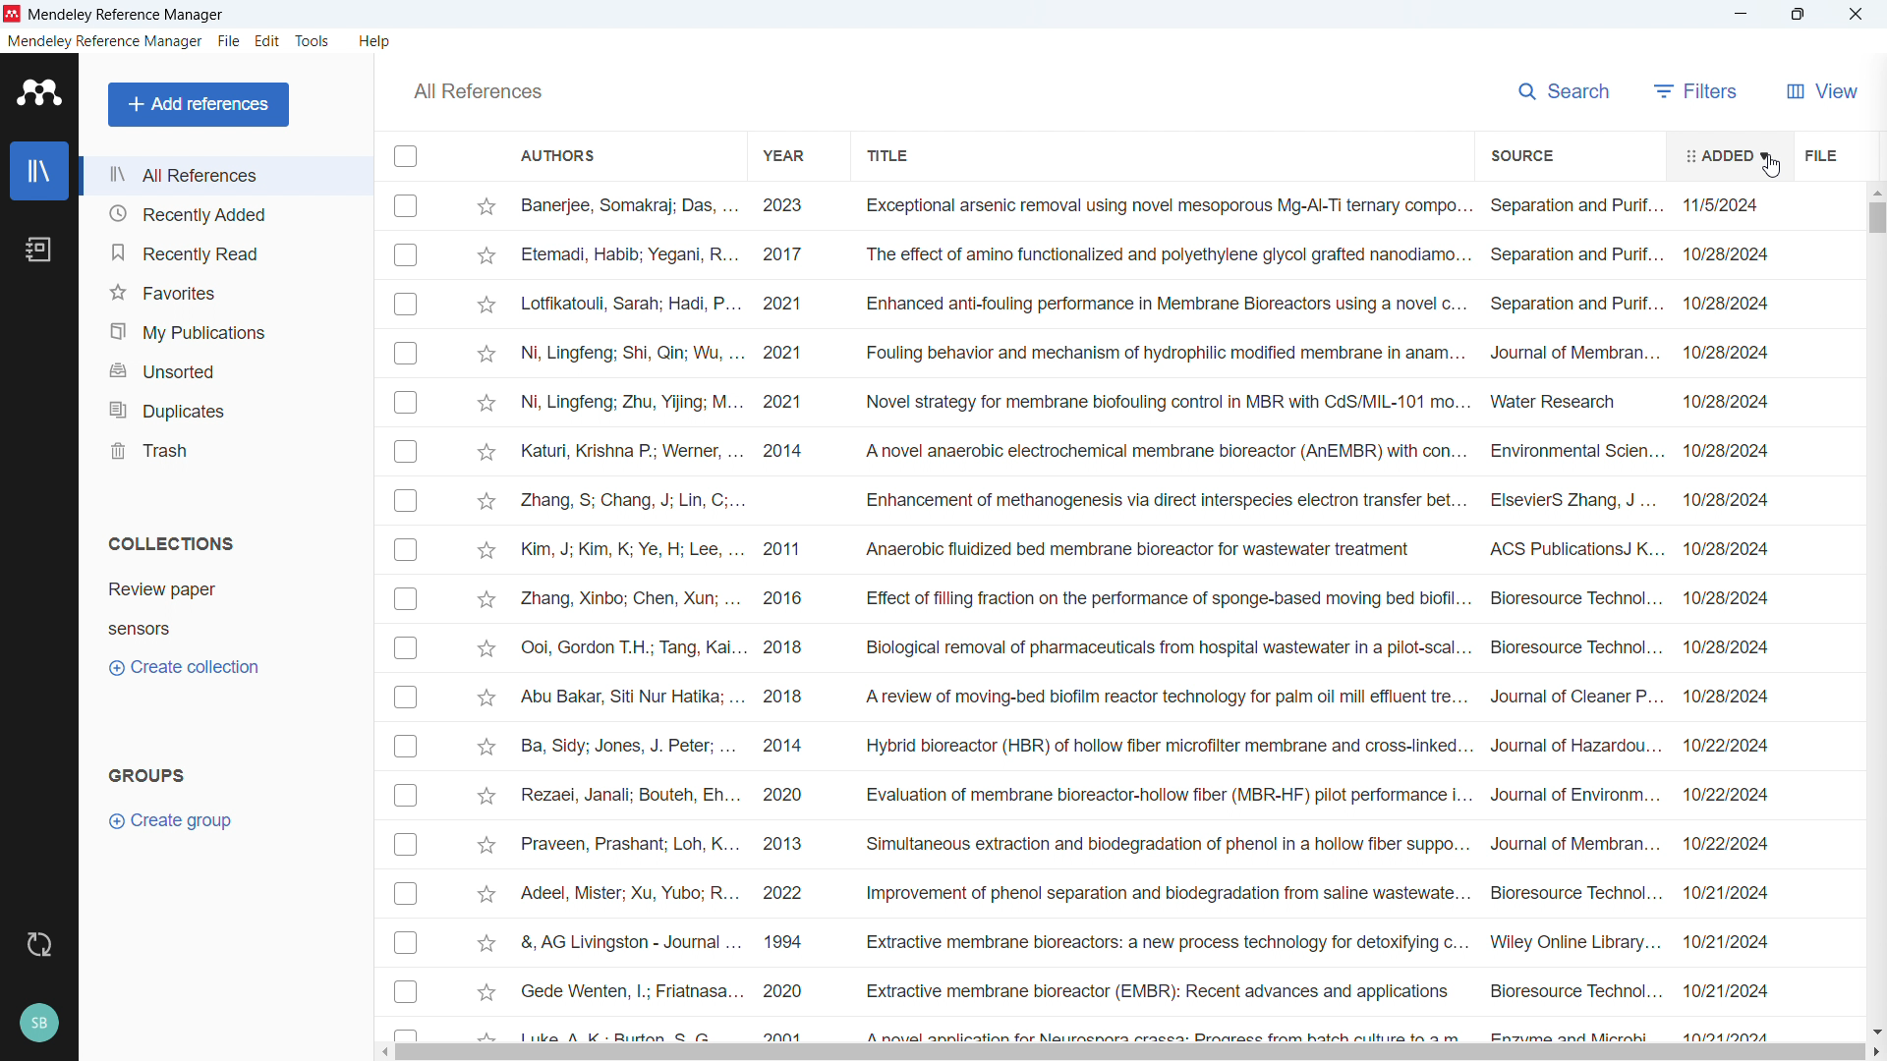  What do you see at coordinates (129, 16) in the screenshot?
I see `title` at bounding box center [129, 16].